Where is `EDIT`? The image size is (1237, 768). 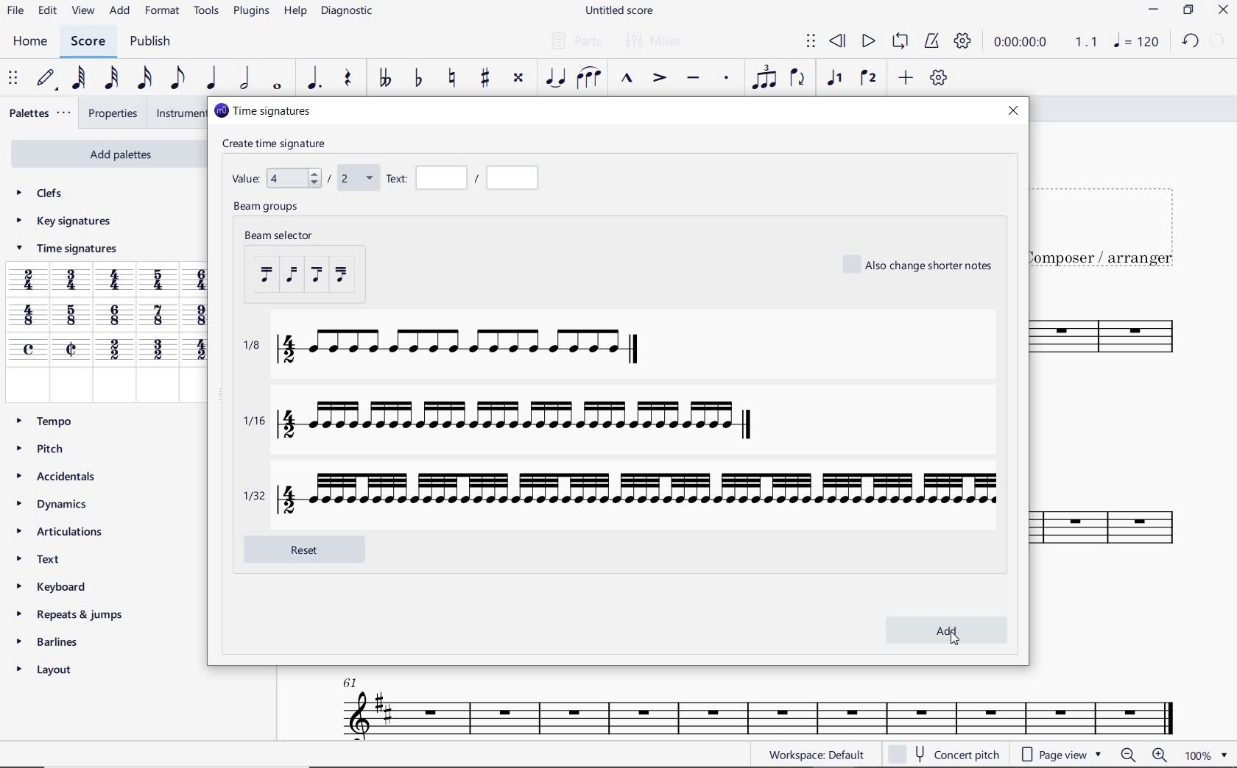
EDIT is located at coordinates (48, 11).